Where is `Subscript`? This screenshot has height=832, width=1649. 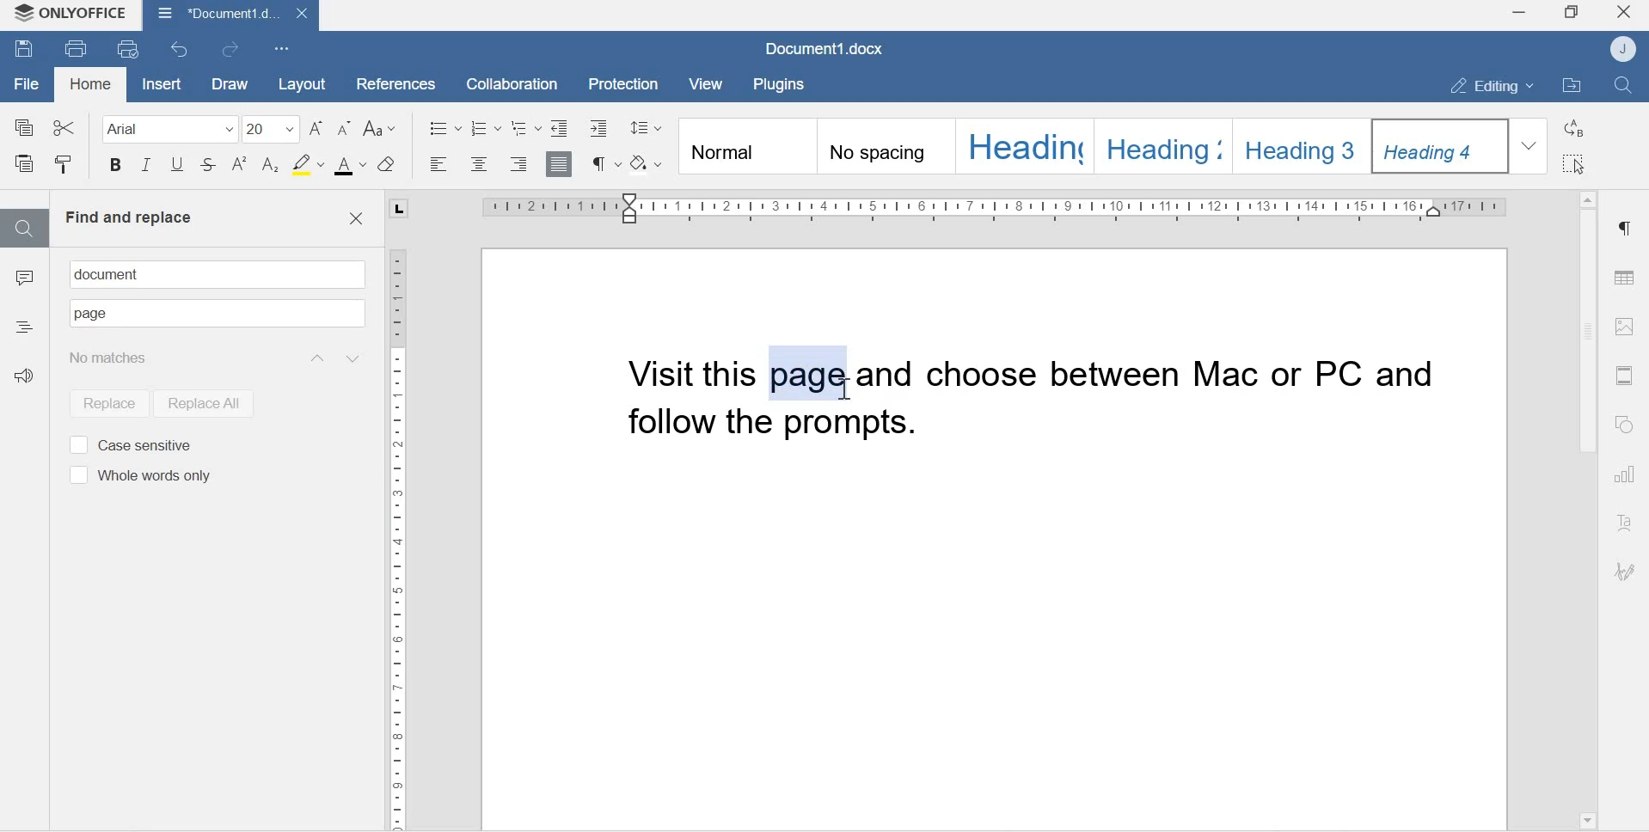
Subscript is located at coordinates (271, 166).